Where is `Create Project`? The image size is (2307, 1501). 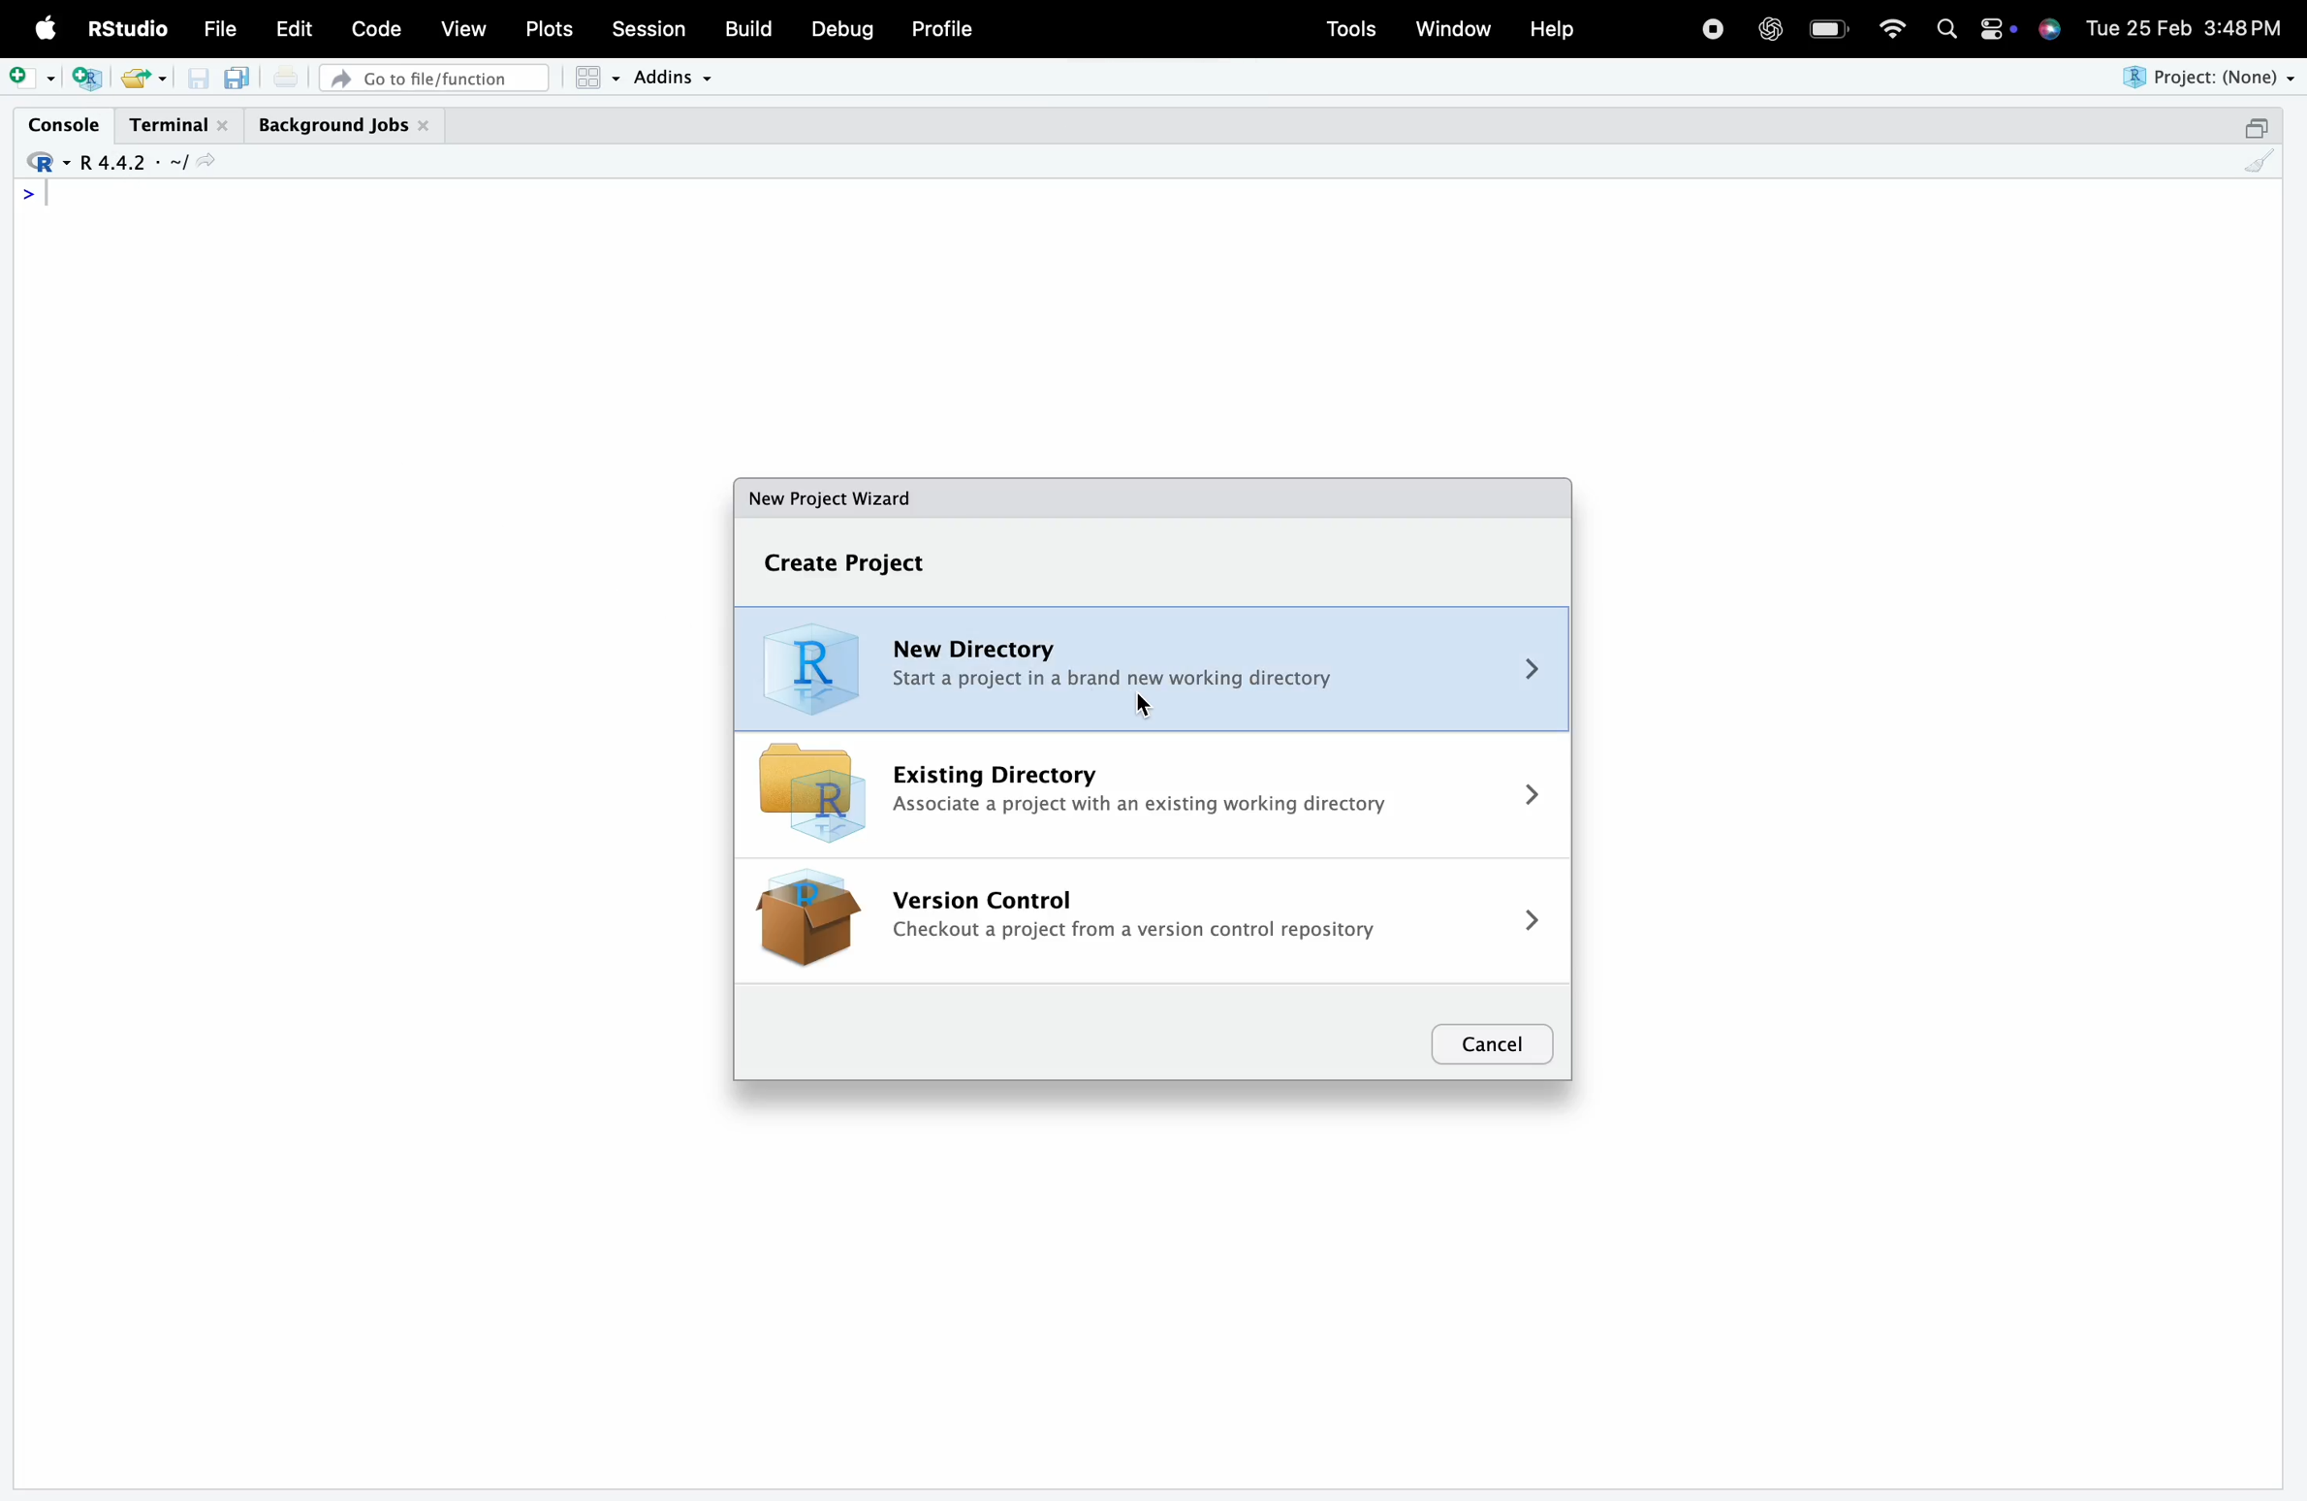
Create Project is located at coordinates (853, 558).